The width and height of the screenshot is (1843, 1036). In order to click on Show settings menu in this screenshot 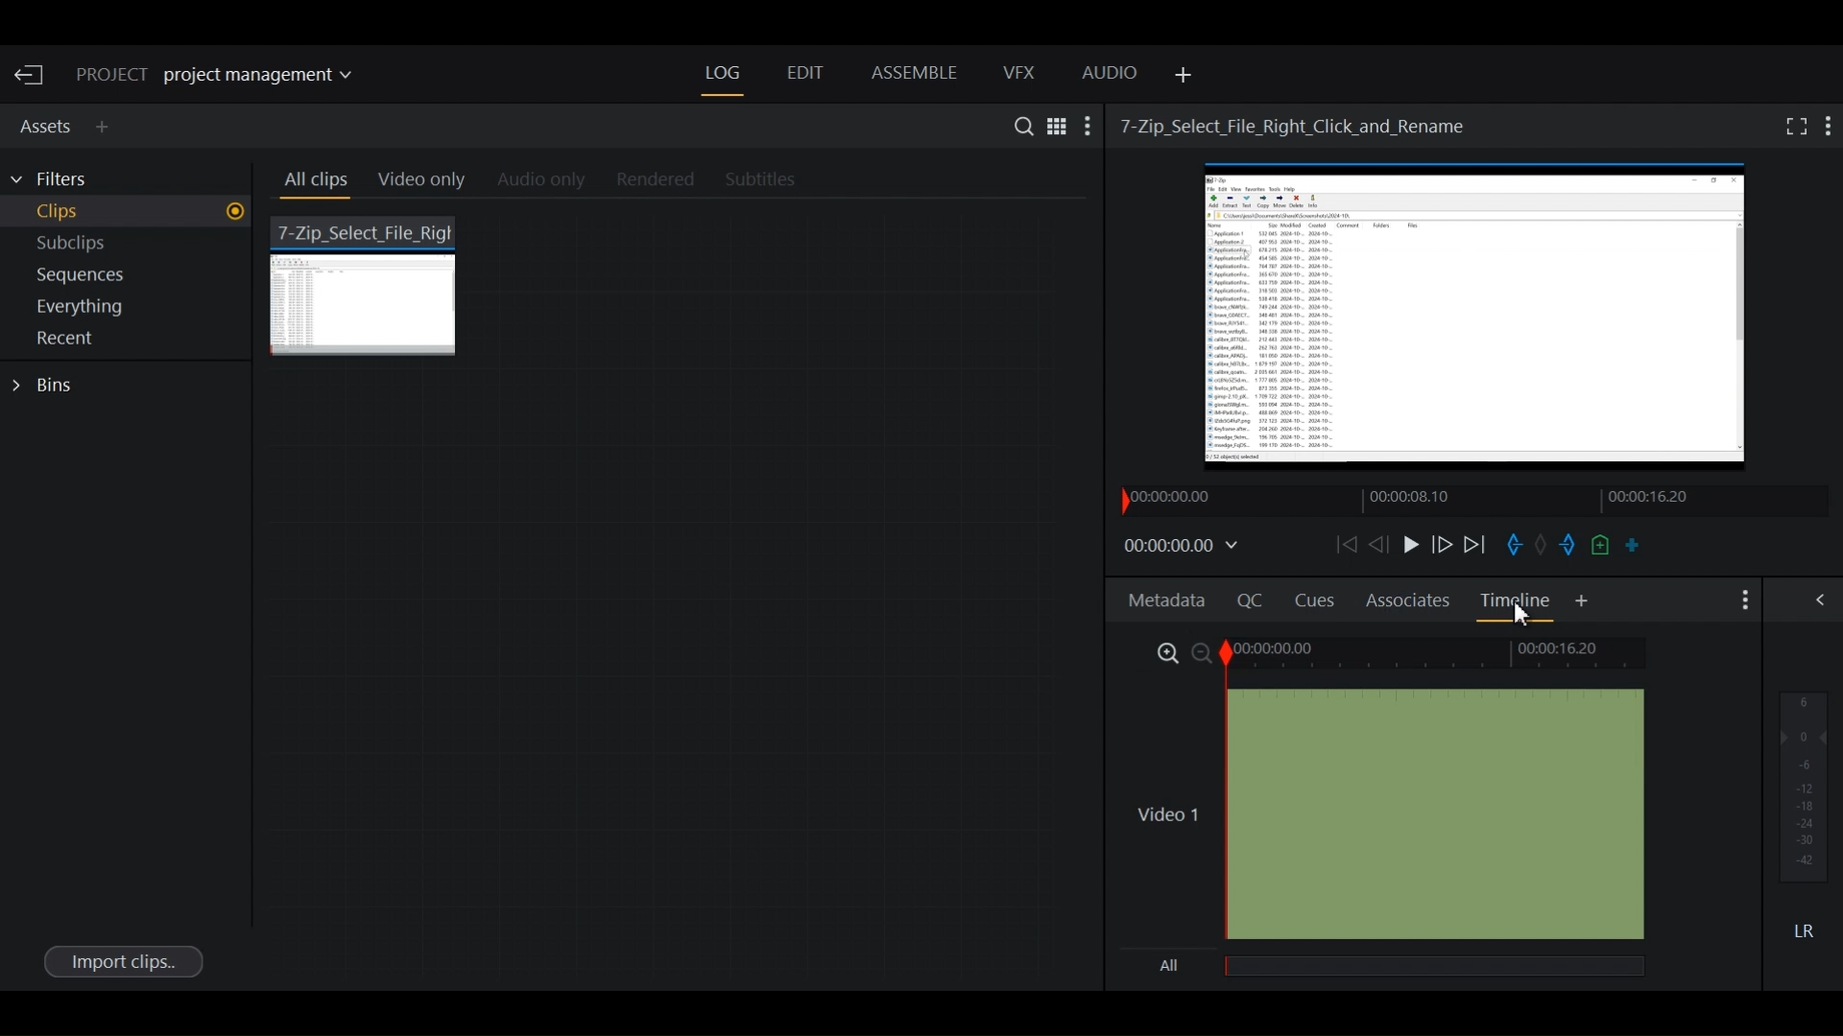, I will do `click(1742, 600)`.